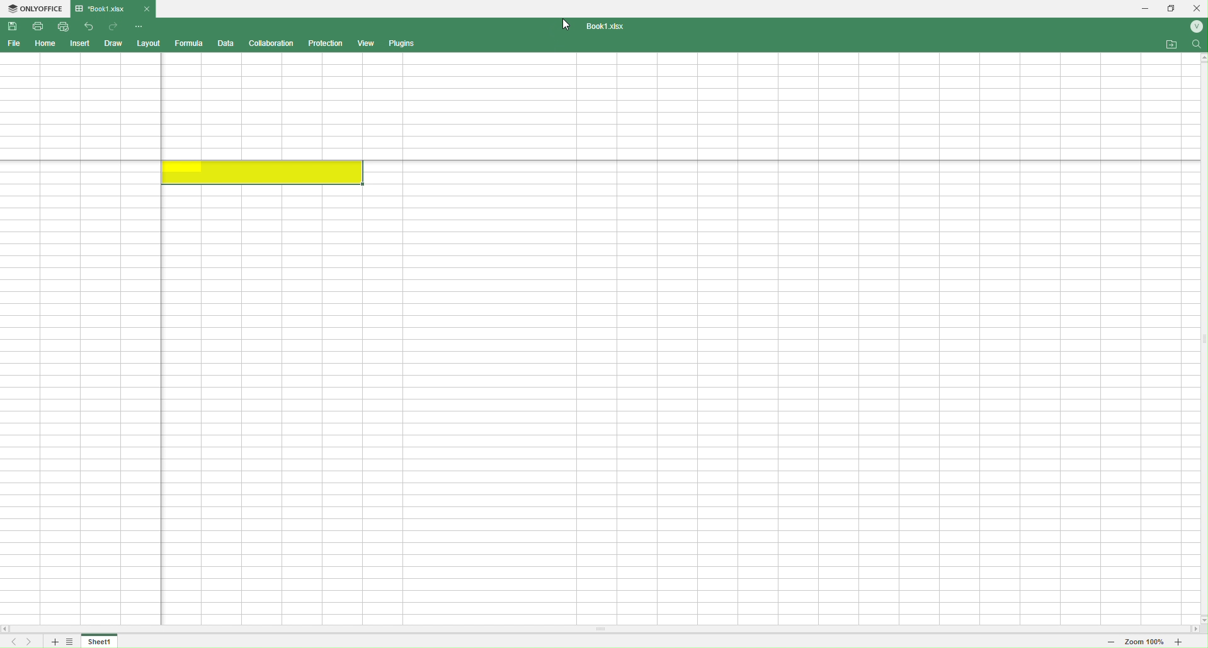 This screenshot has height=648, width=1208. I want to click on Cursor, so click(563, 26).